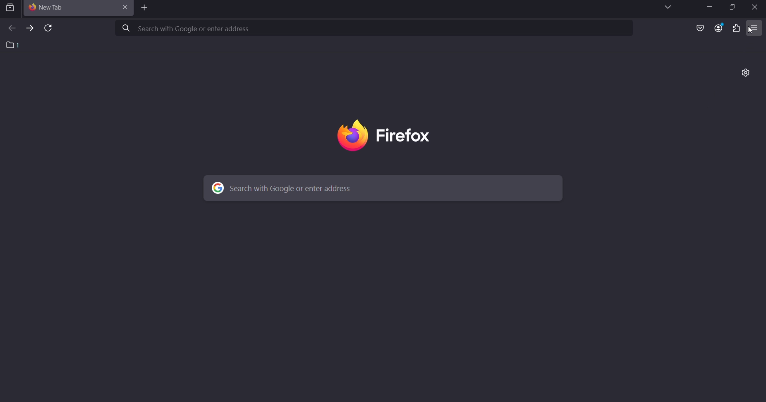 The image size is (766, 402). Describe the element at coordinates (29, 29) in the screenshot. I see `forward one page` at that location.